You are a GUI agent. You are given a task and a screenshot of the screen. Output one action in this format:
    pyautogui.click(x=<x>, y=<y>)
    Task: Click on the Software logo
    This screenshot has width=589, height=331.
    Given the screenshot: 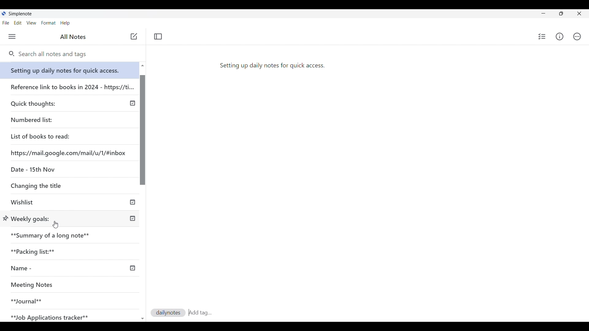 What is the action you would take?
    pyautogui.click(x=4, y=13)
    